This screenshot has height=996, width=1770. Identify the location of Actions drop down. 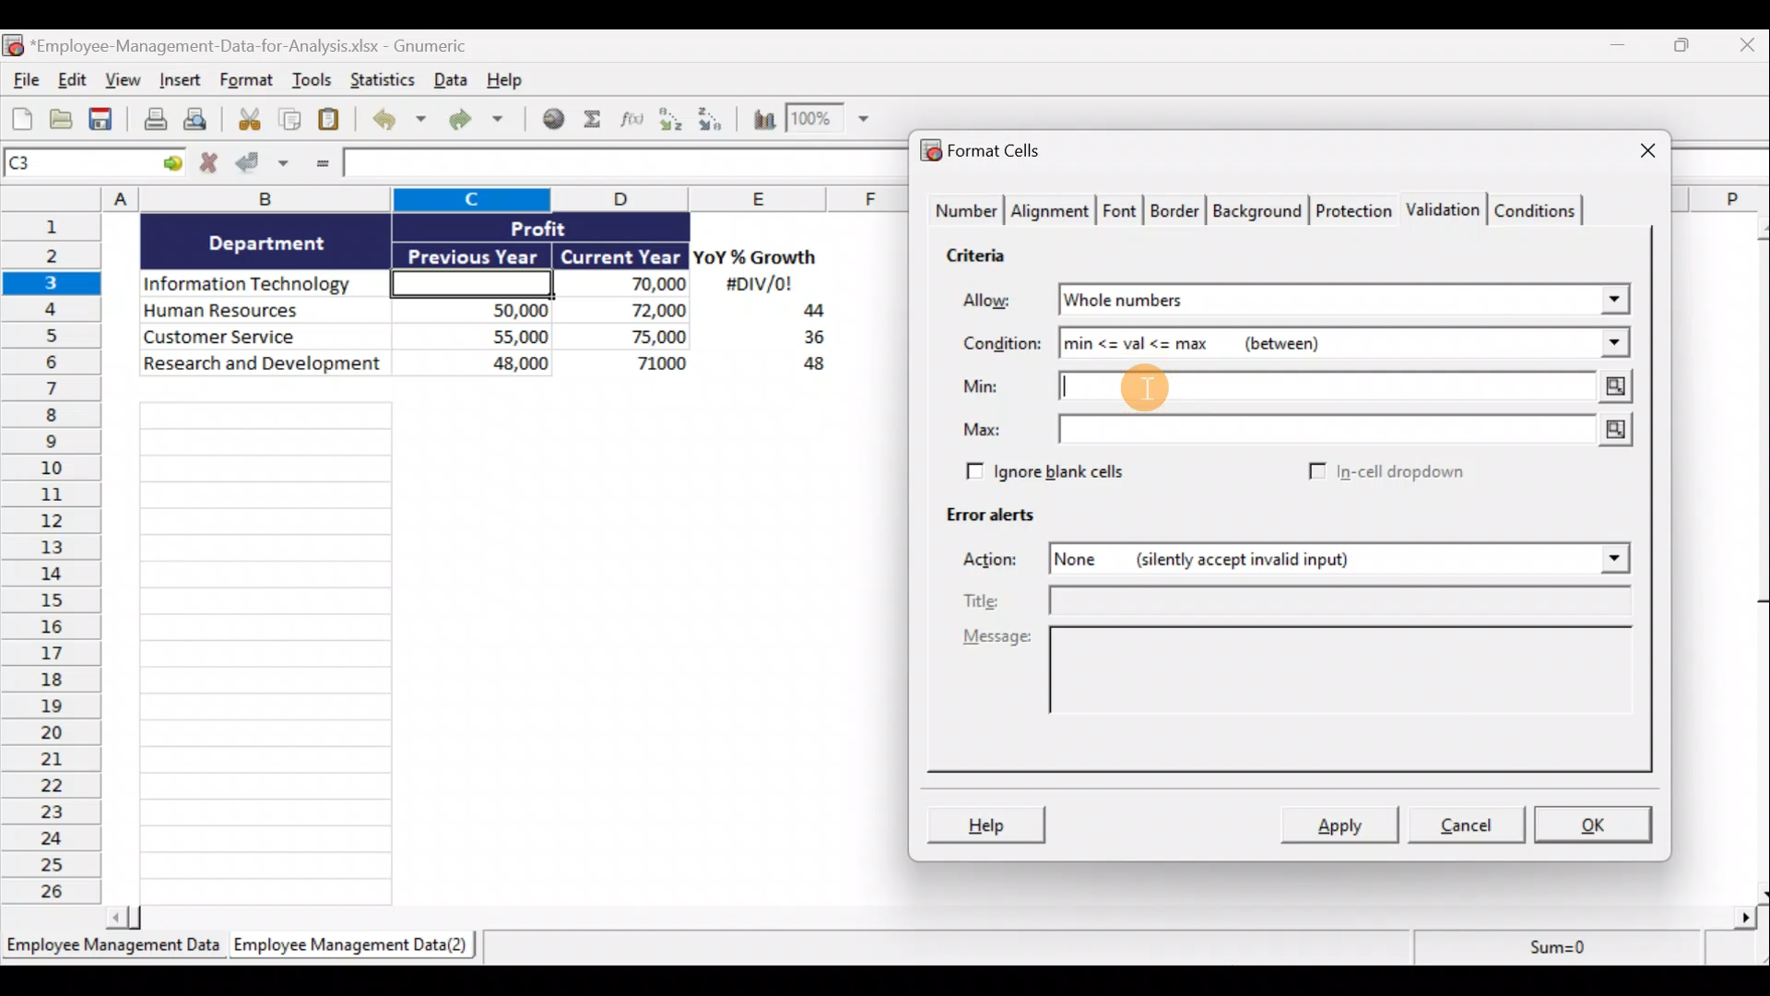
(1610, 562).